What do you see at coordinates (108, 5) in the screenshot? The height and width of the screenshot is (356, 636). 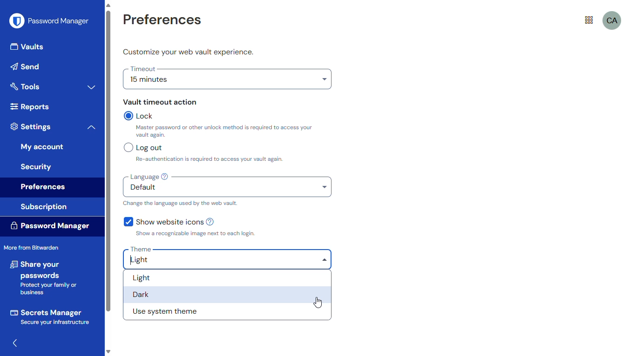 I see `scroll up` at bounding box center [108, 5].